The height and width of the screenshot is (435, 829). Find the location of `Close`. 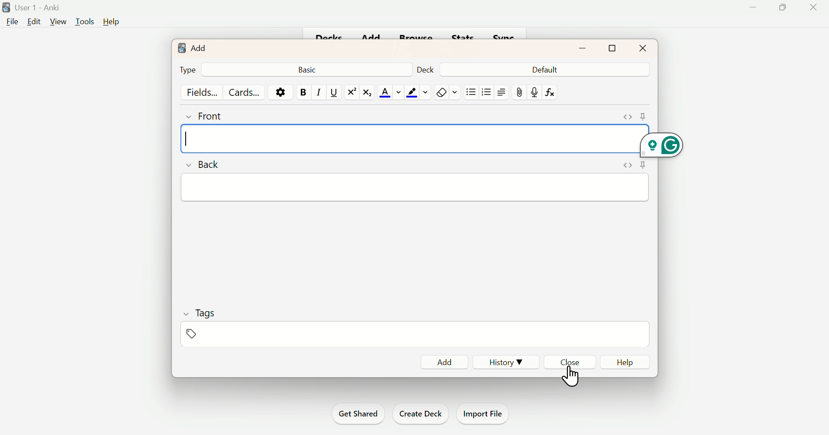

Close is located at coordinates (643, 47).